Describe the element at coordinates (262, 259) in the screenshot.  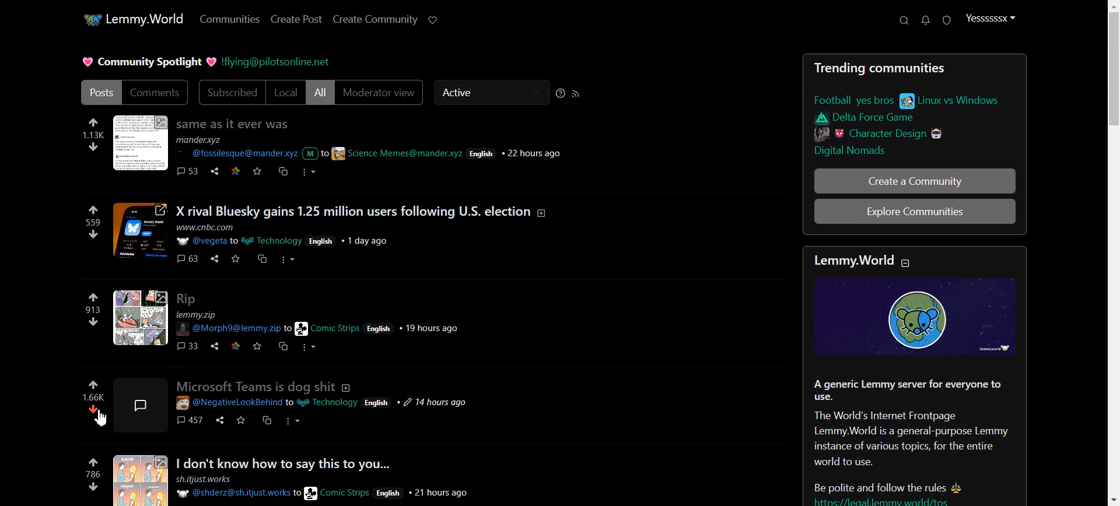
I see `cs` at that location.